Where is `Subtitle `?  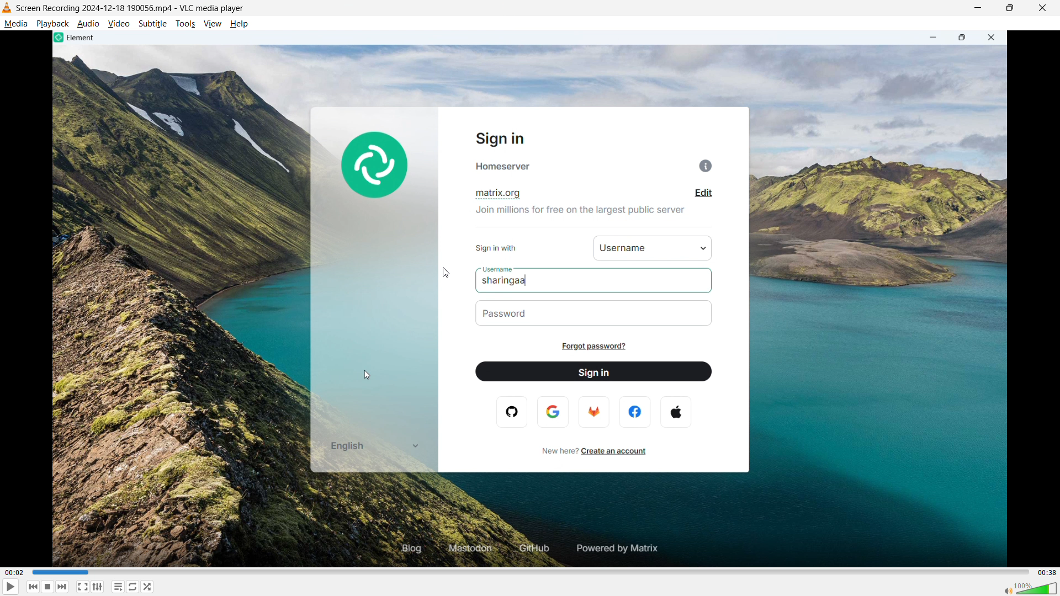 Subtitle  is located at coordinates (152, 24).